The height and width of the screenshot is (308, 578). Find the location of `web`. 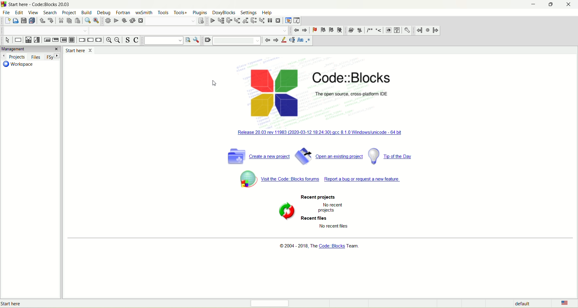

web is located at coordinates (389, 30).